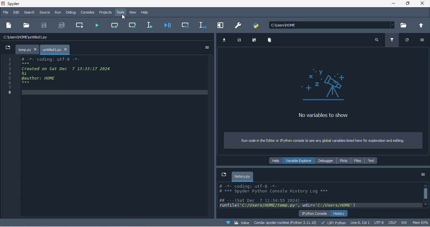 This screenshot has height=227, width=430. Describe the element at coordinates (72, 12) in the screenshot. I see `debug` at that location.